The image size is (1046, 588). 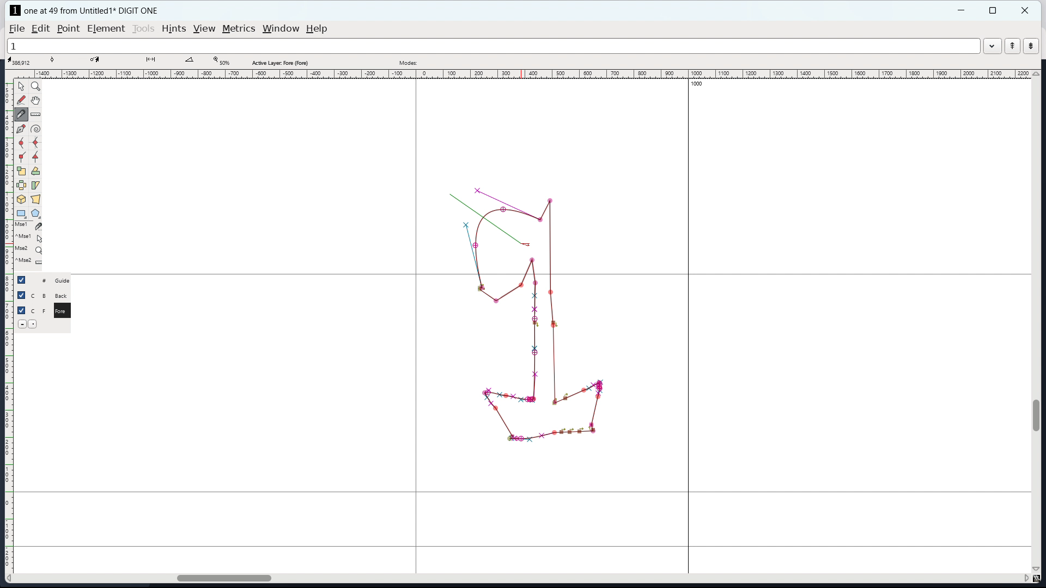 What do you see at coordinates (1012, 46) in the screenshot?
I see `previous word in the current word list` at bounding box center [1012, 46].